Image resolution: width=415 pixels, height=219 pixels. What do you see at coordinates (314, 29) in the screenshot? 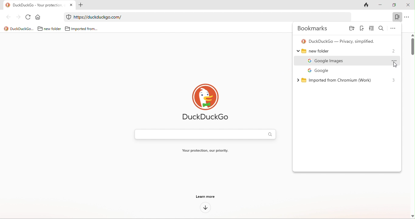
I see `bookmarks` at bounding box center [314, 29].